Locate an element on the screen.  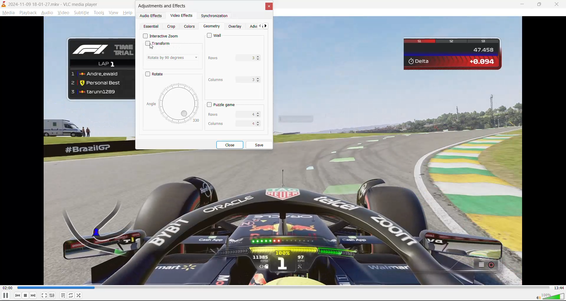
total track time is located at coordinates (557, 287).